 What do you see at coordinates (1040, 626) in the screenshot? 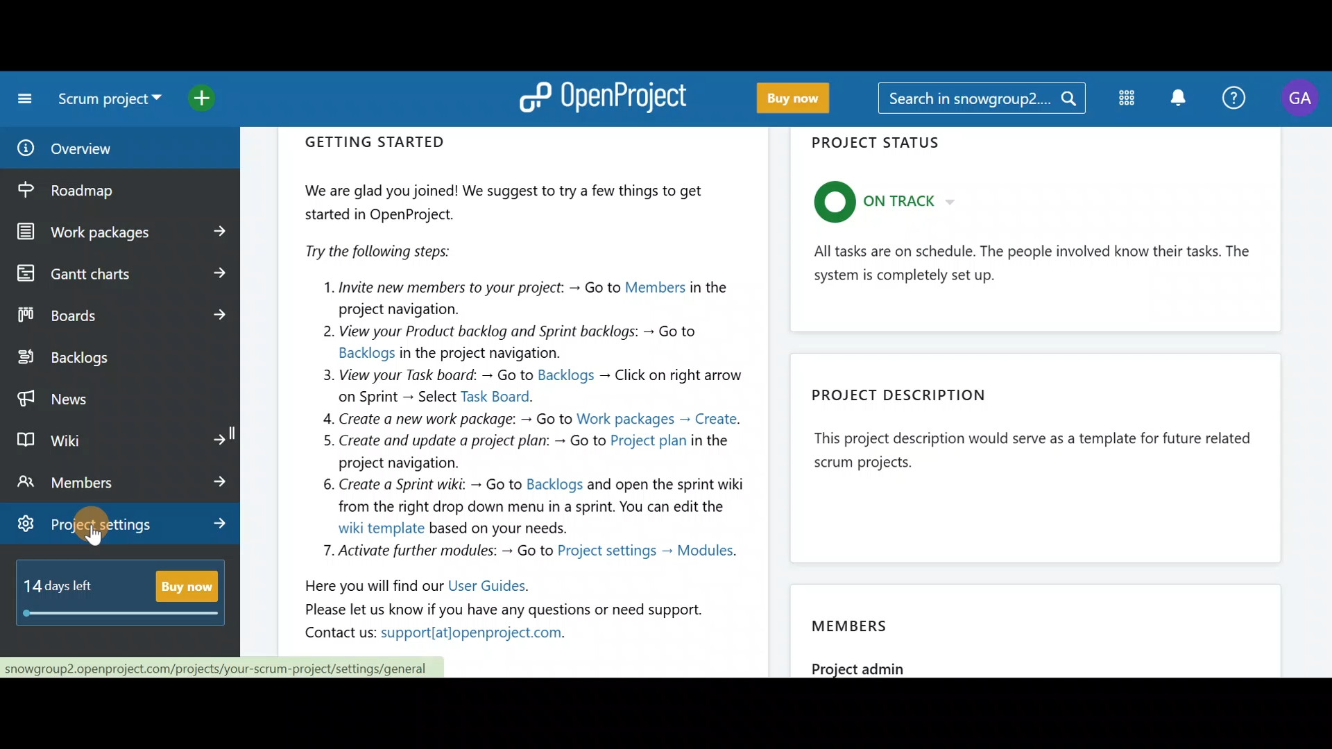
I see `Members` at bounding box center [1040, 626].